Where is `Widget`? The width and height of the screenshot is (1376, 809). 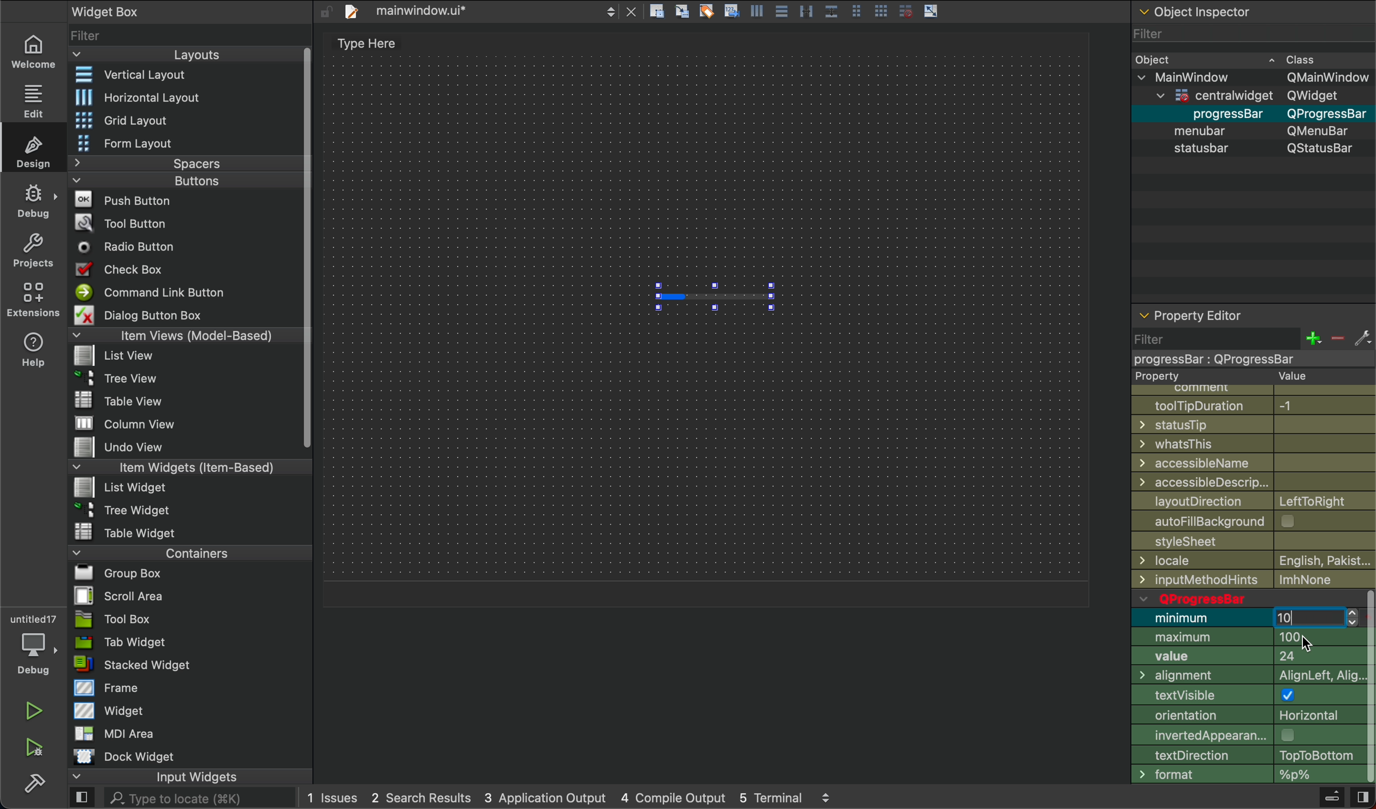 Widget is located at coordinates (111, 710).